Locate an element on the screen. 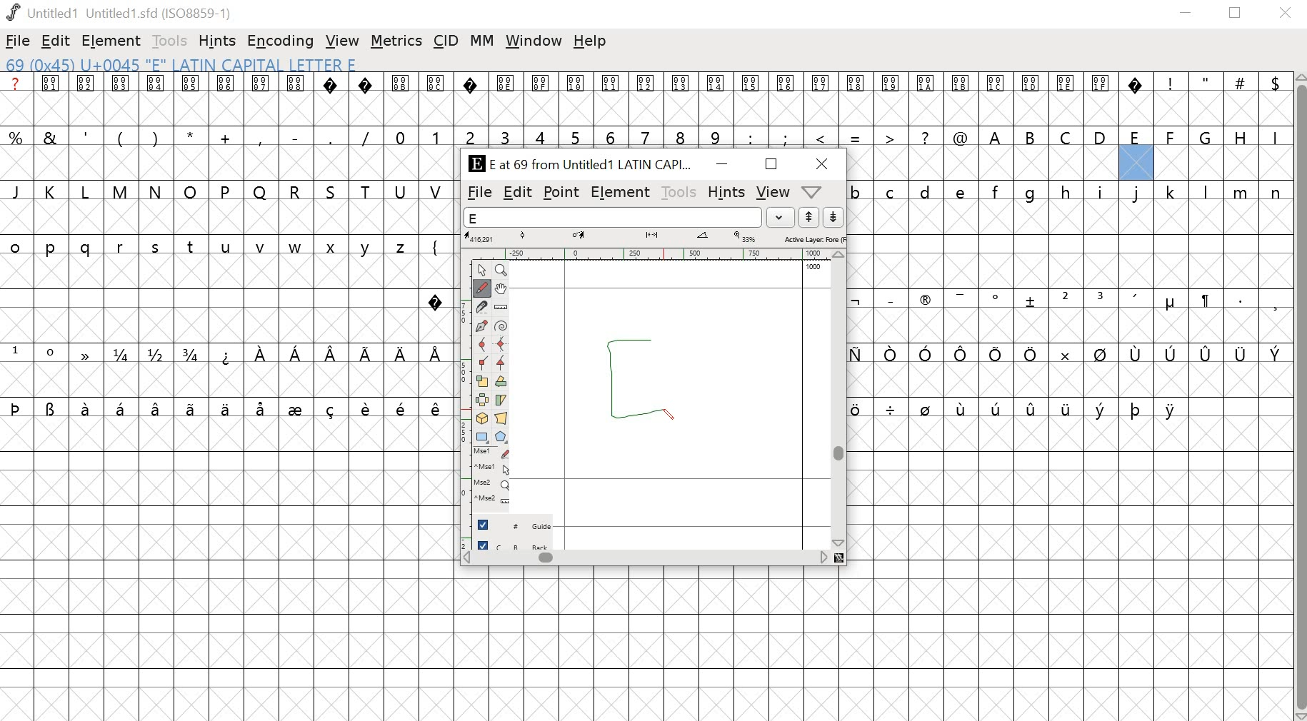 Image resolution: width=1307 pixels, height=721 pixels. Spiro is located at coordinates (501, 325).